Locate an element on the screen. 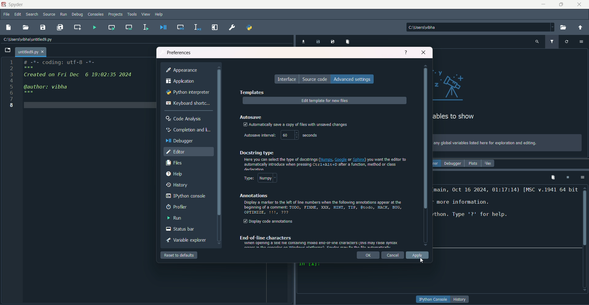  options is located at coordinates (581, 177).